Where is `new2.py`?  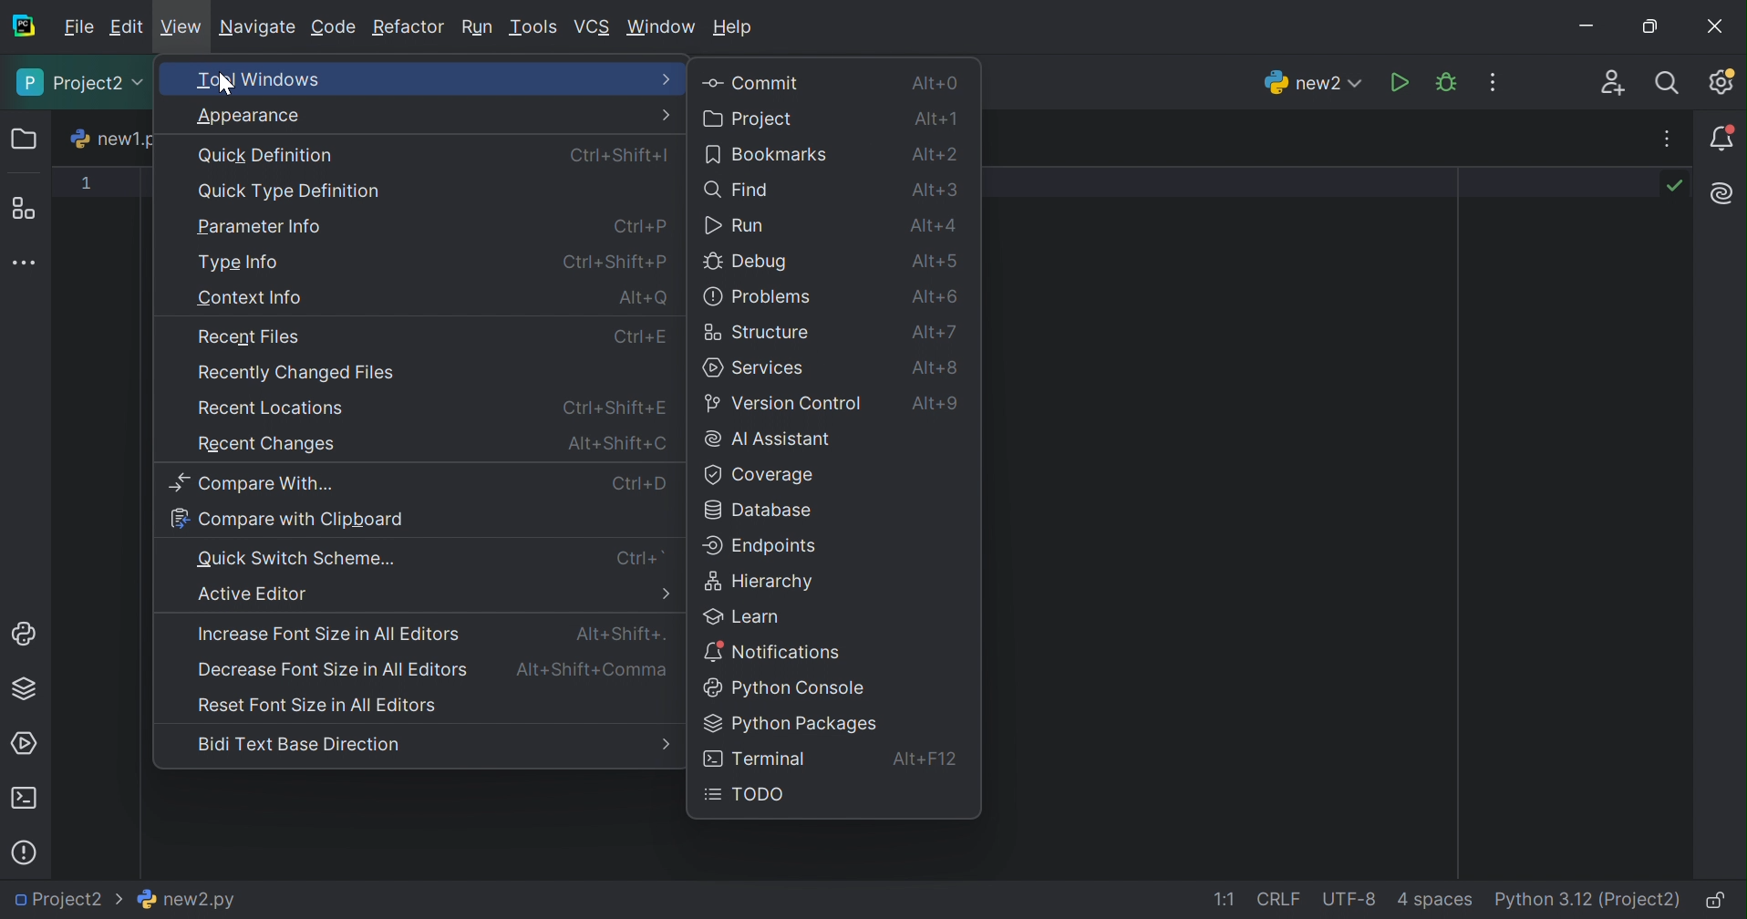 new2.py is located at coordinates (188, 896).